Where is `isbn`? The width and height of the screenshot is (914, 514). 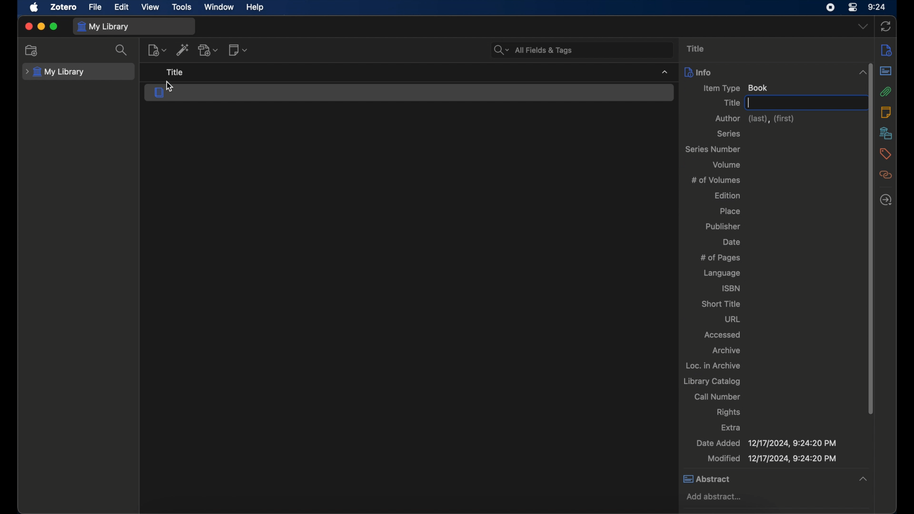 isbn is located at coordinates (731, 289).